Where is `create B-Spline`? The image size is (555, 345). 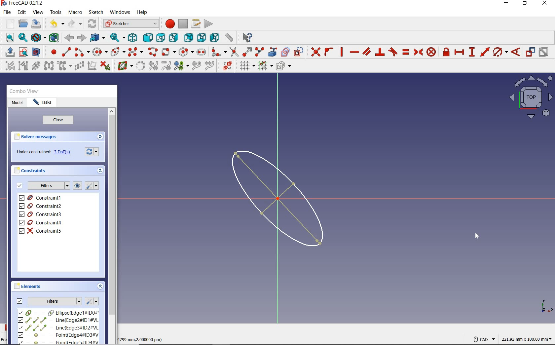 create B-Spline is located at coordinates (135, 52).